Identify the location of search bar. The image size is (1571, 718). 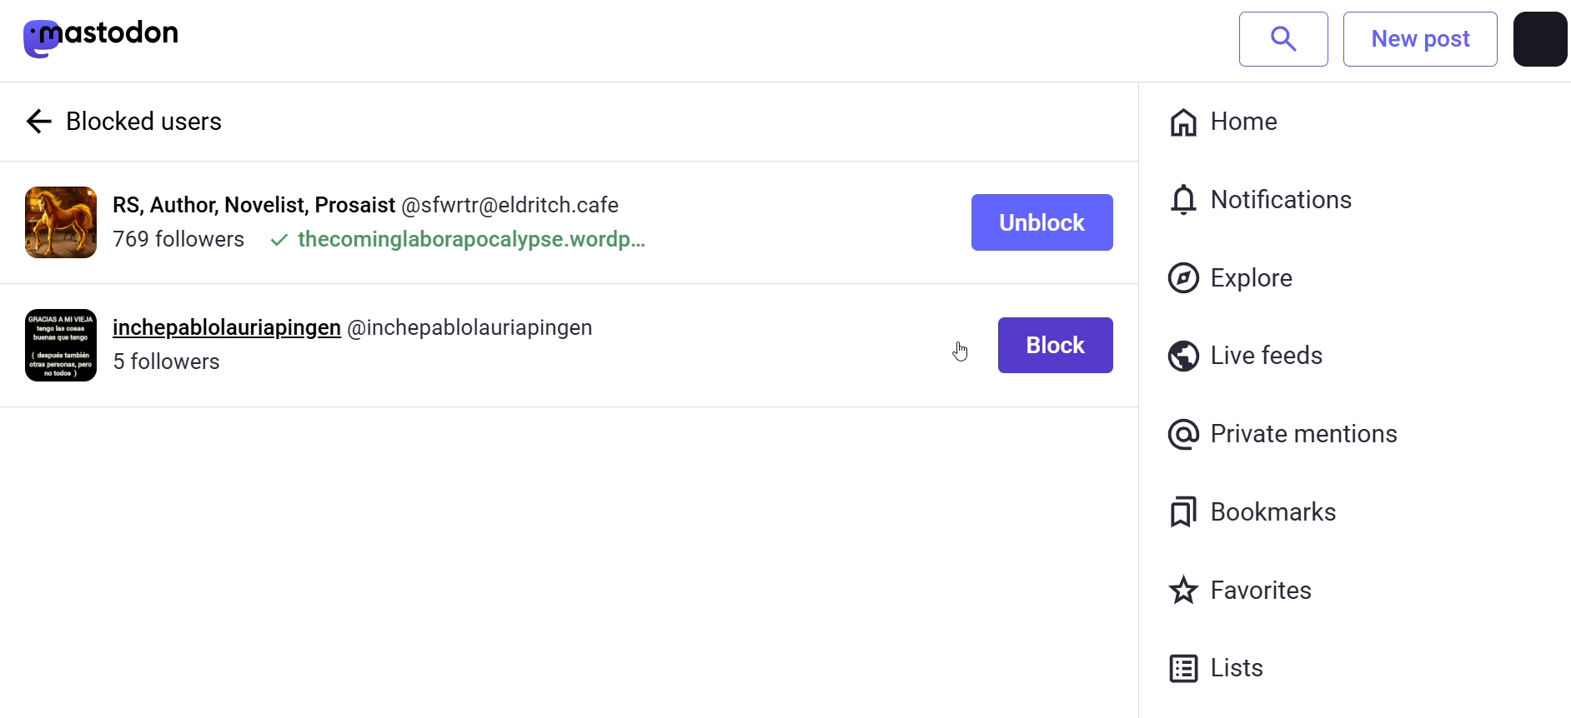
(1283, 37).